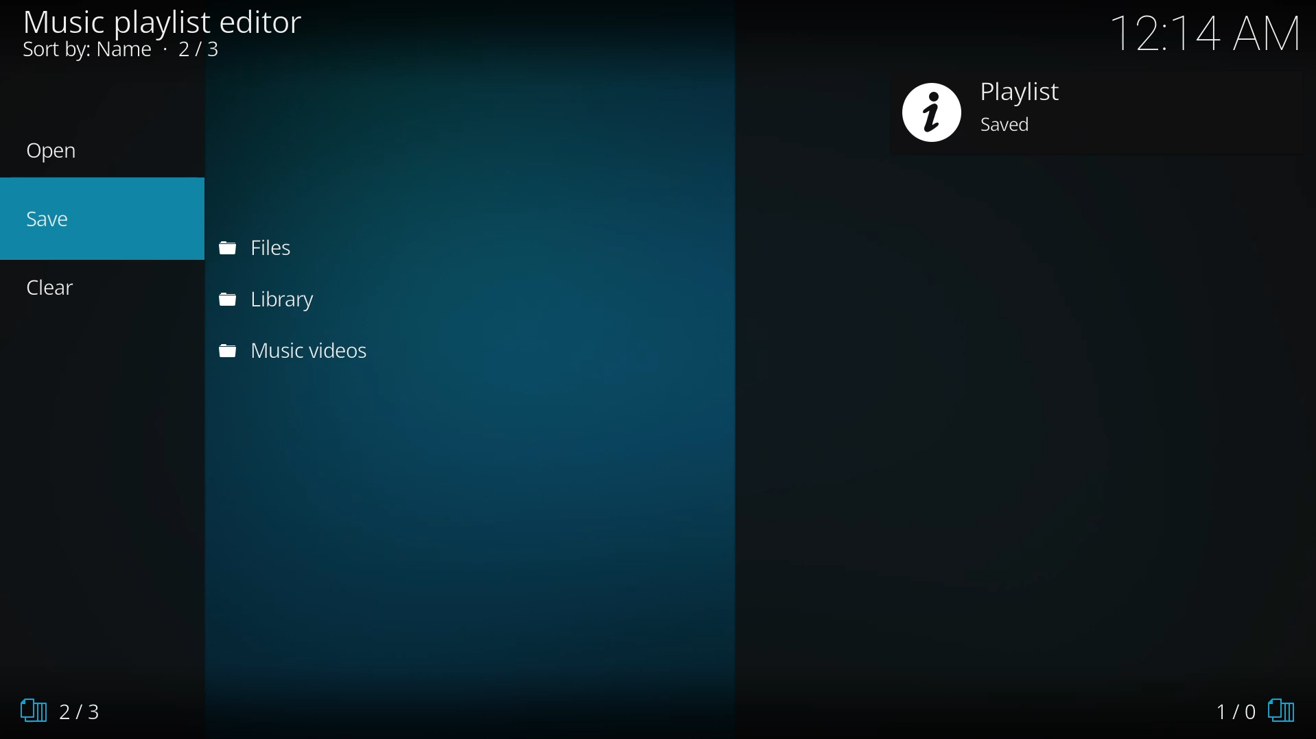  Describe the element at coordinates (1258, 711) in the screenshot. I see `1/0` at that location.